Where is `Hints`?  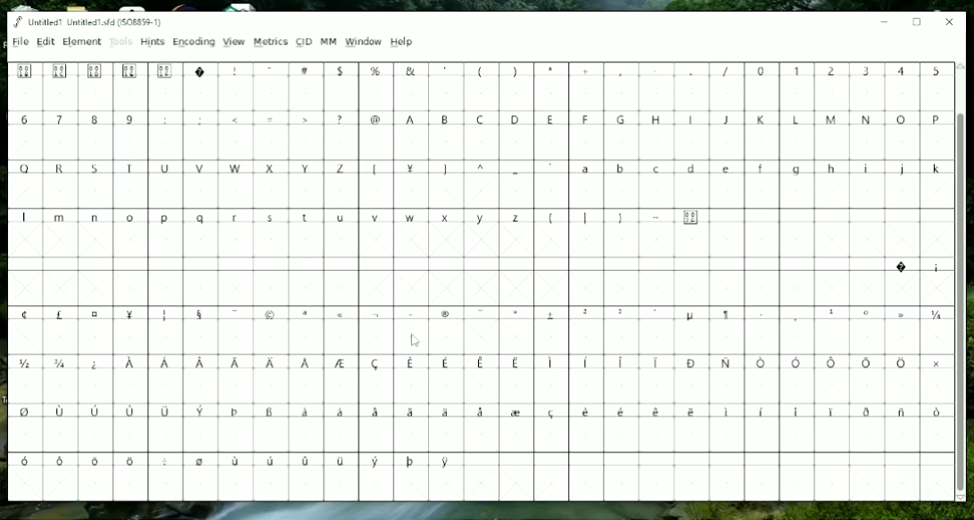
Hints is located at coordinates (153, 42).